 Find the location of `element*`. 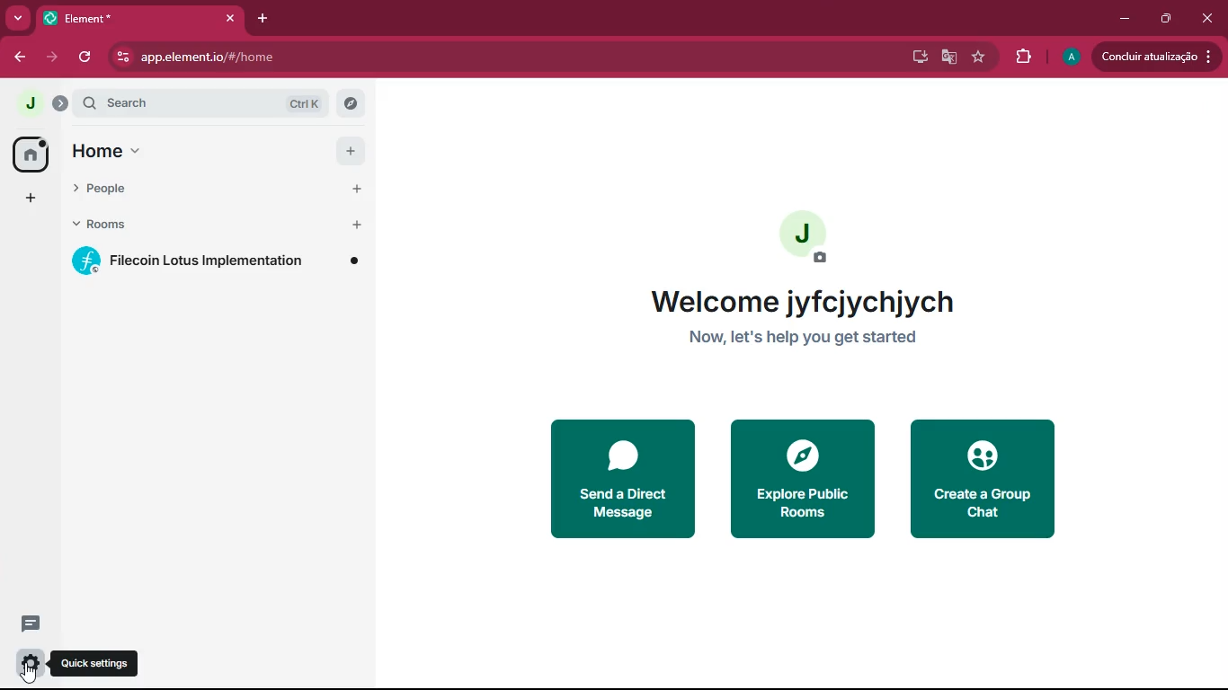

element* is located at coordinates (81, 17).